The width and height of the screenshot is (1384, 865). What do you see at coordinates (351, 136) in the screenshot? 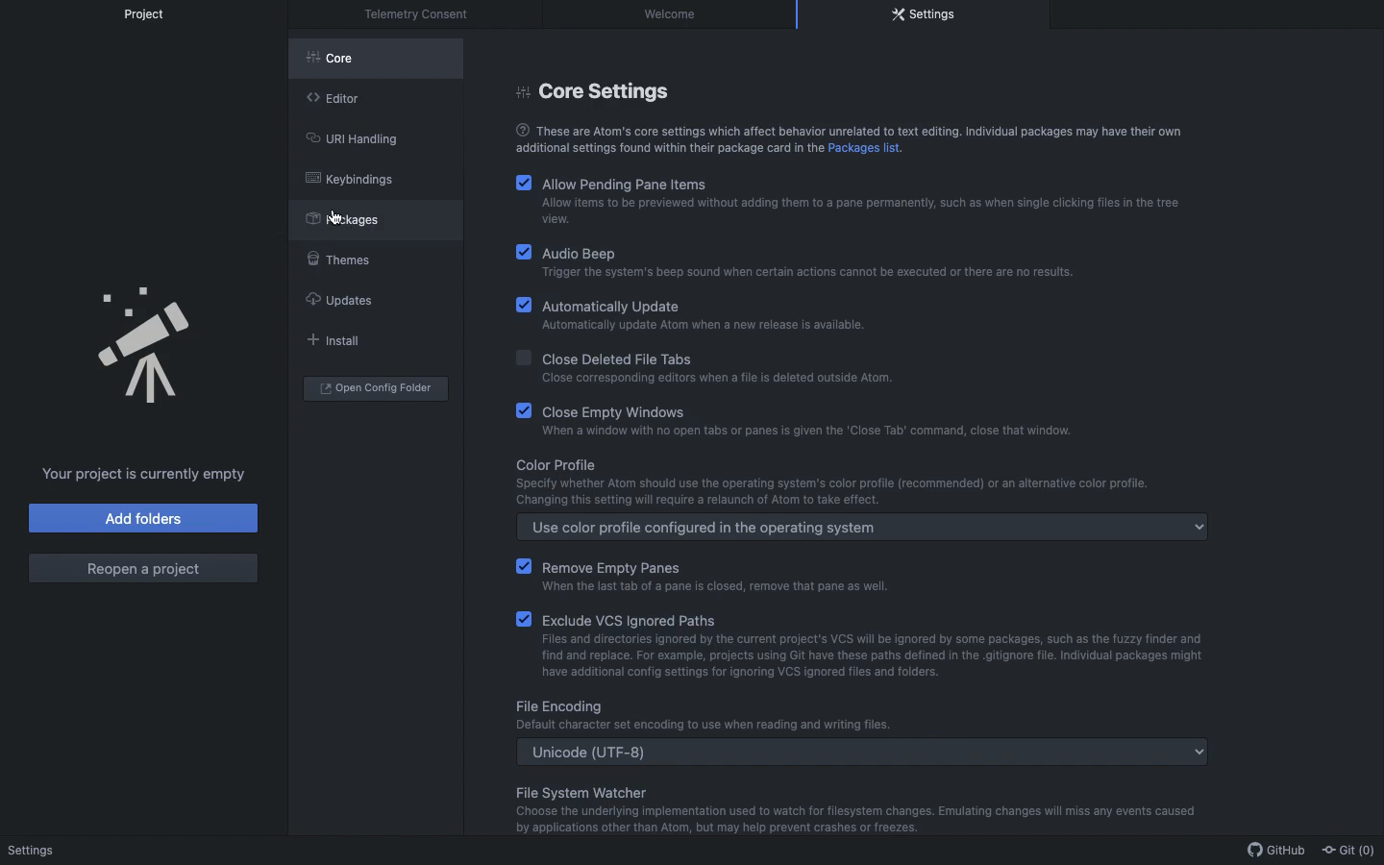
I see `URL handling` at bounding box center [351, 136].